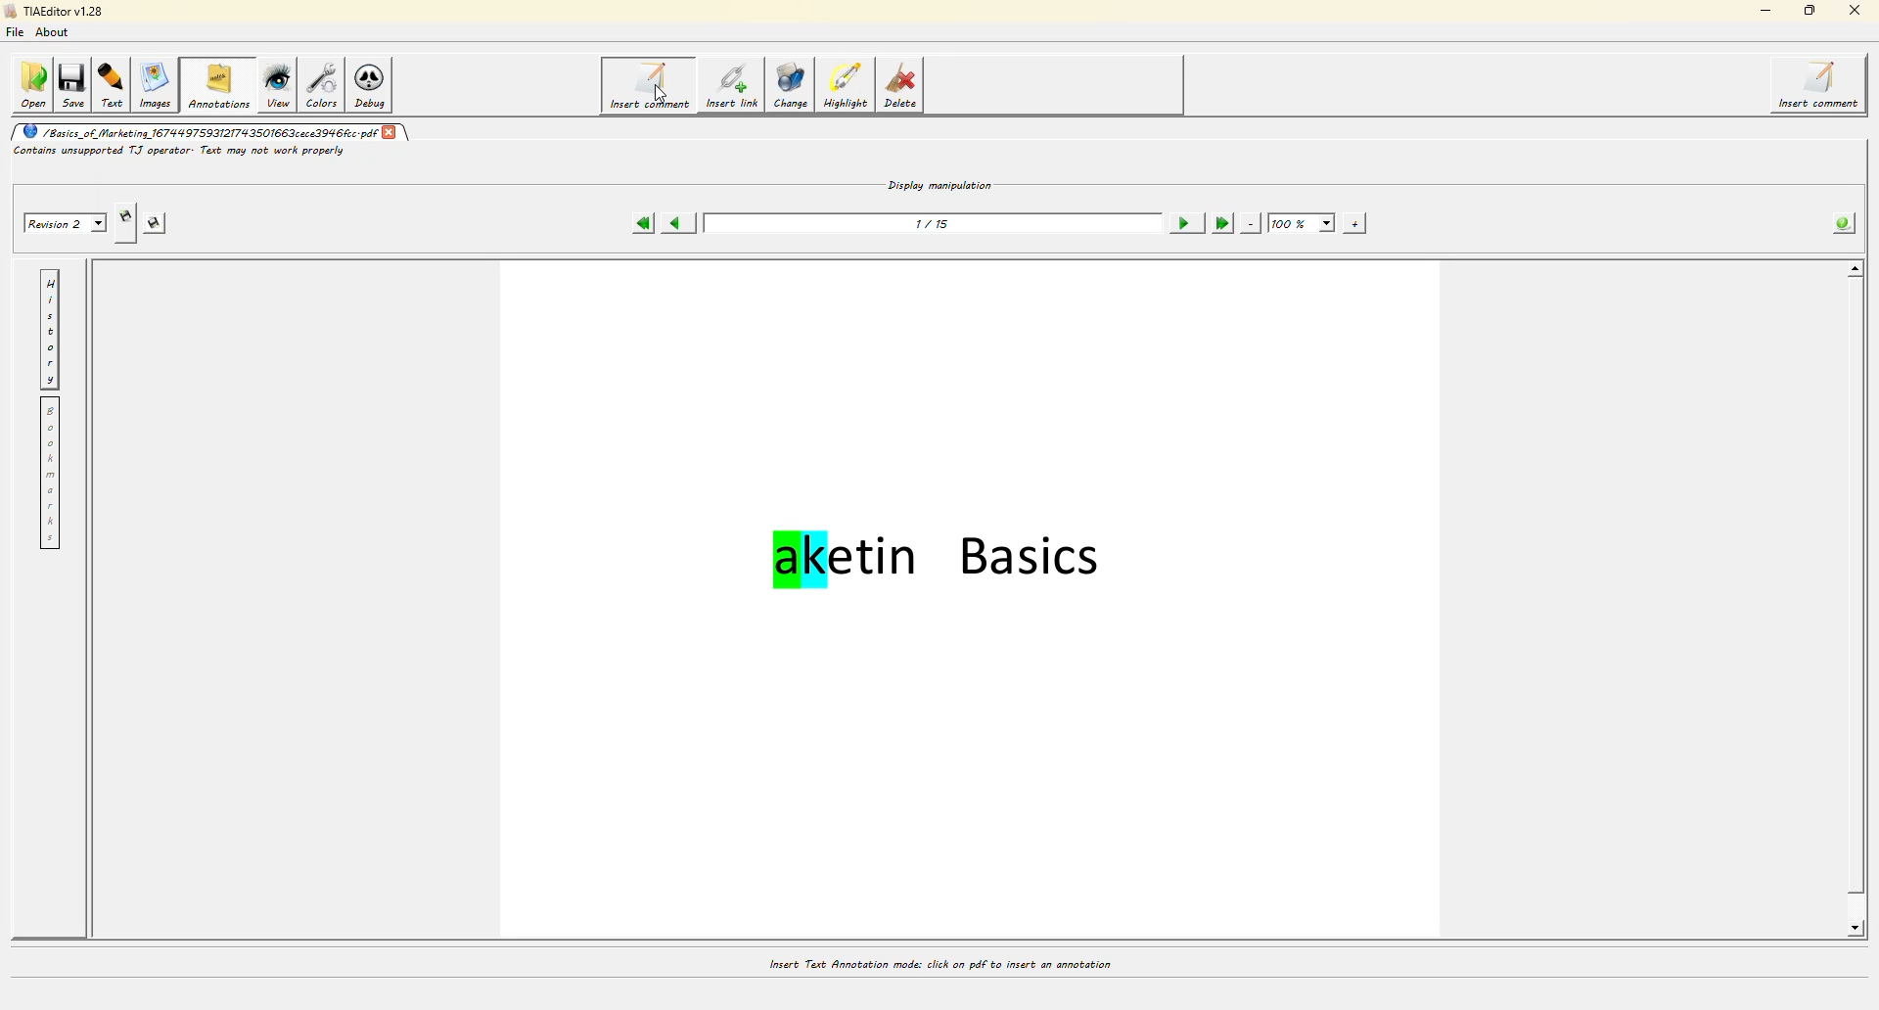 Image resolution: width=1879 pixels, height=1010 pixels. I want to click on annotations, so click(219, 84).